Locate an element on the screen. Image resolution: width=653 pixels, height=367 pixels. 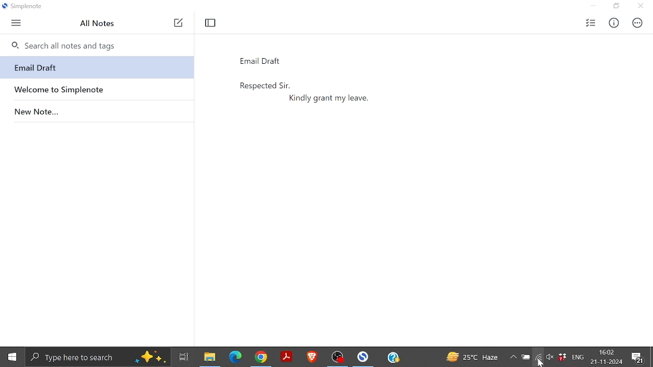
Speaker/Headphone is located at coordinates (549, 359).